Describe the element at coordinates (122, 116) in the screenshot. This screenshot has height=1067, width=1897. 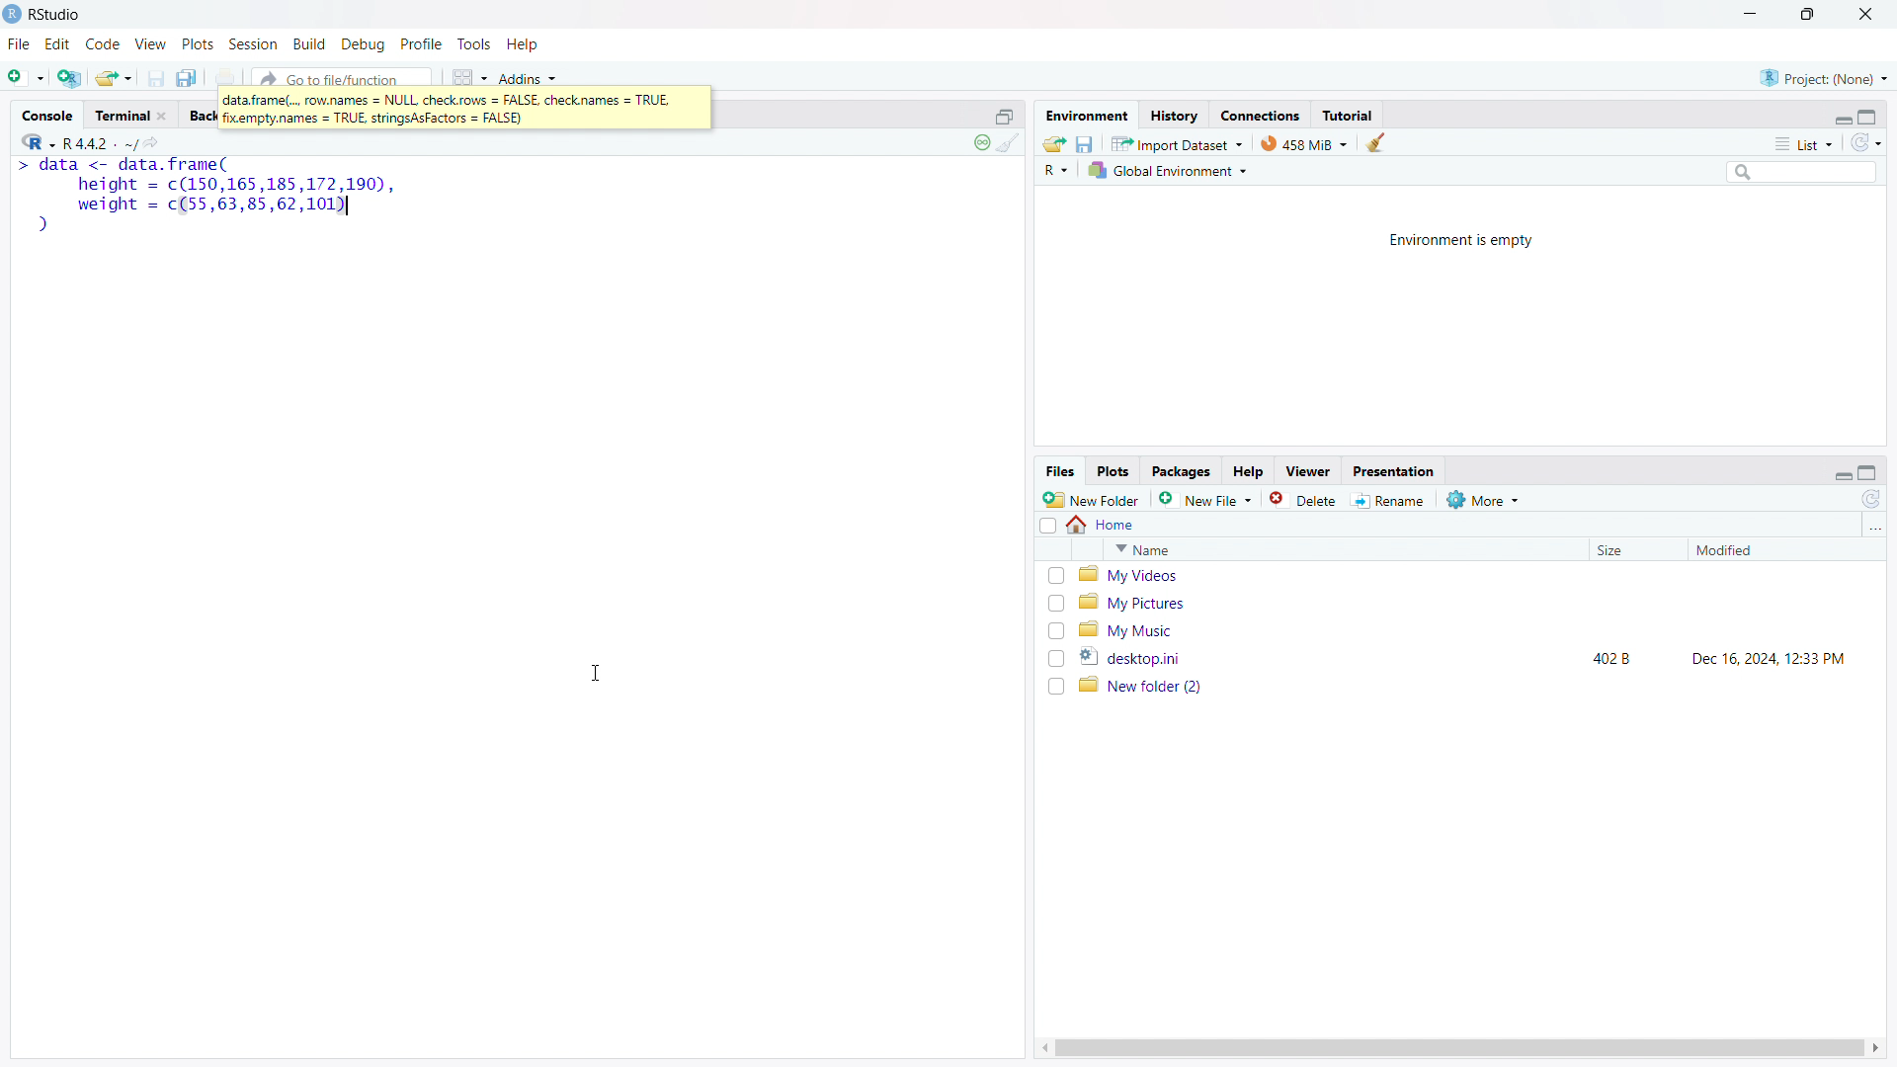
I see `terminal` at that location.